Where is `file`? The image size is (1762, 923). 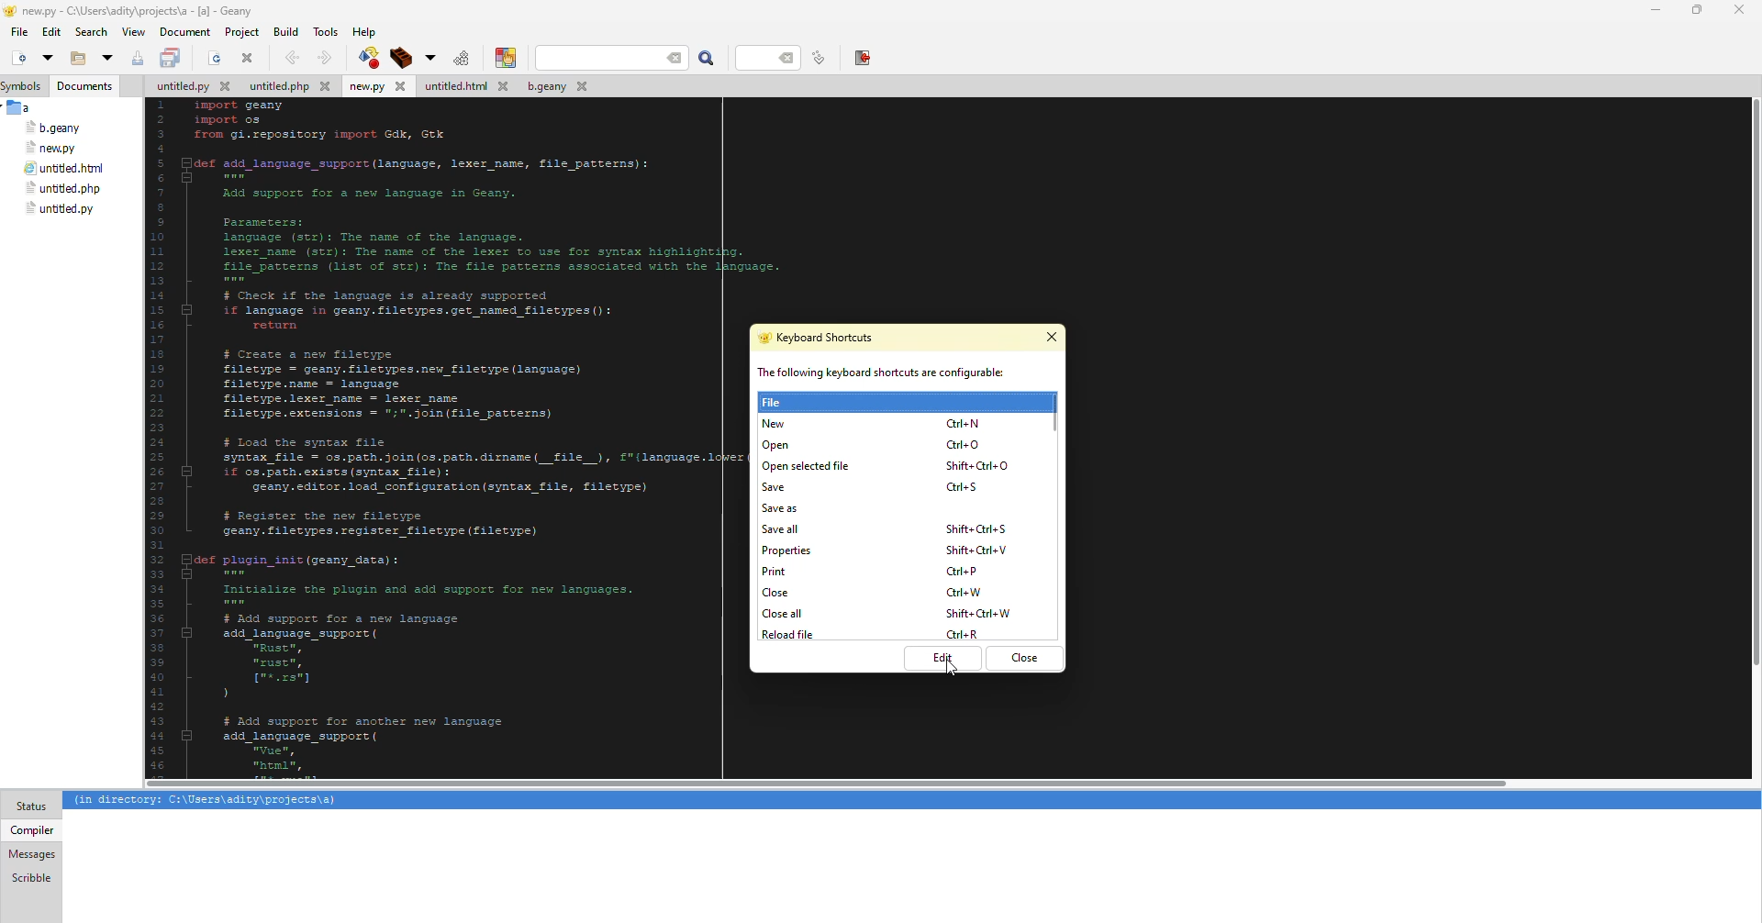 file is located at coordinates (775, 402).